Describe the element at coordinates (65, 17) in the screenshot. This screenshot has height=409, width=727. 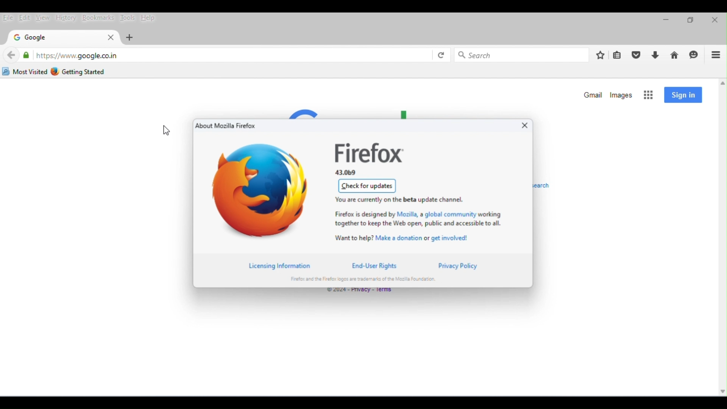
I see `history` at that location.